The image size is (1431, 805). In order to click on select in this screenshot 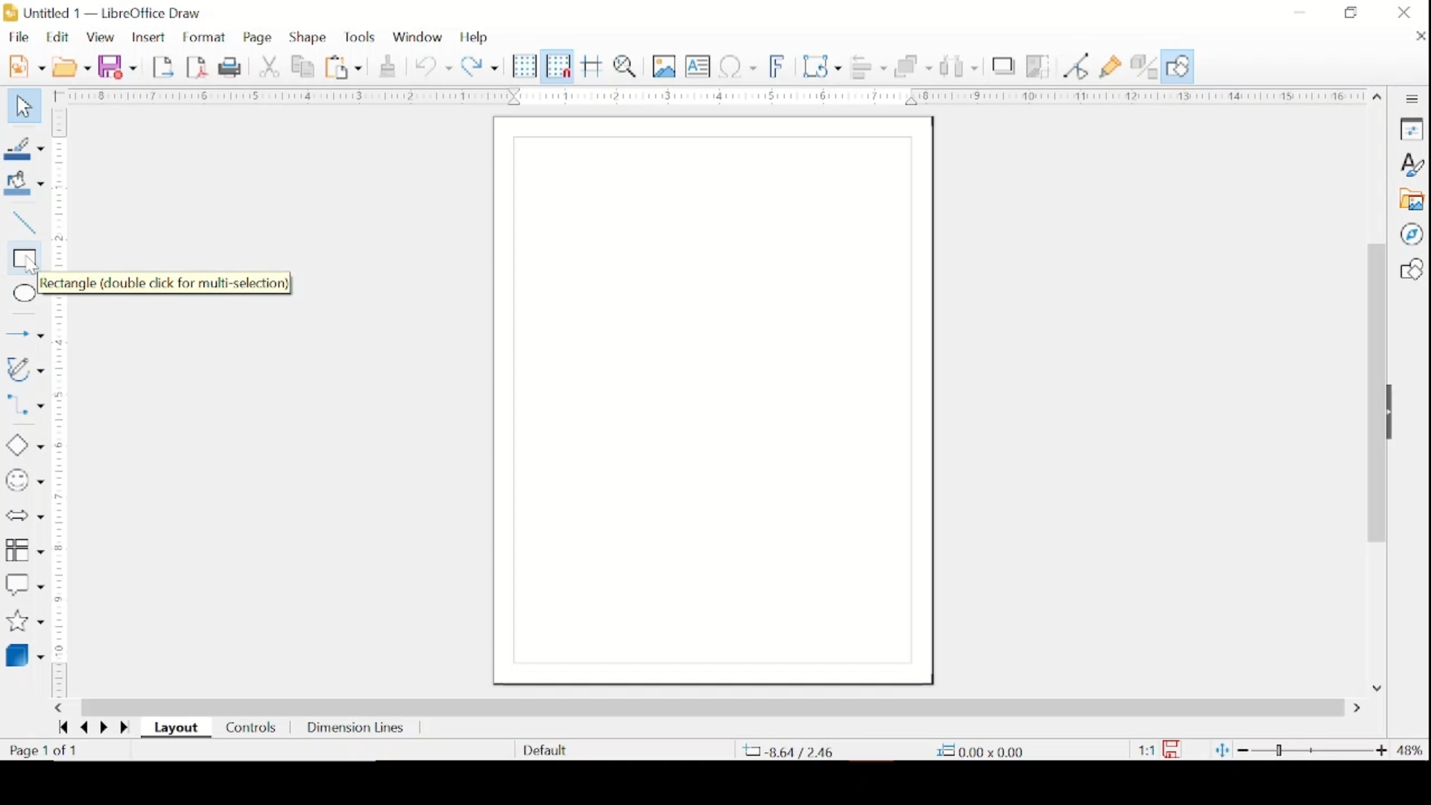, I will do `click(22, 107)`.